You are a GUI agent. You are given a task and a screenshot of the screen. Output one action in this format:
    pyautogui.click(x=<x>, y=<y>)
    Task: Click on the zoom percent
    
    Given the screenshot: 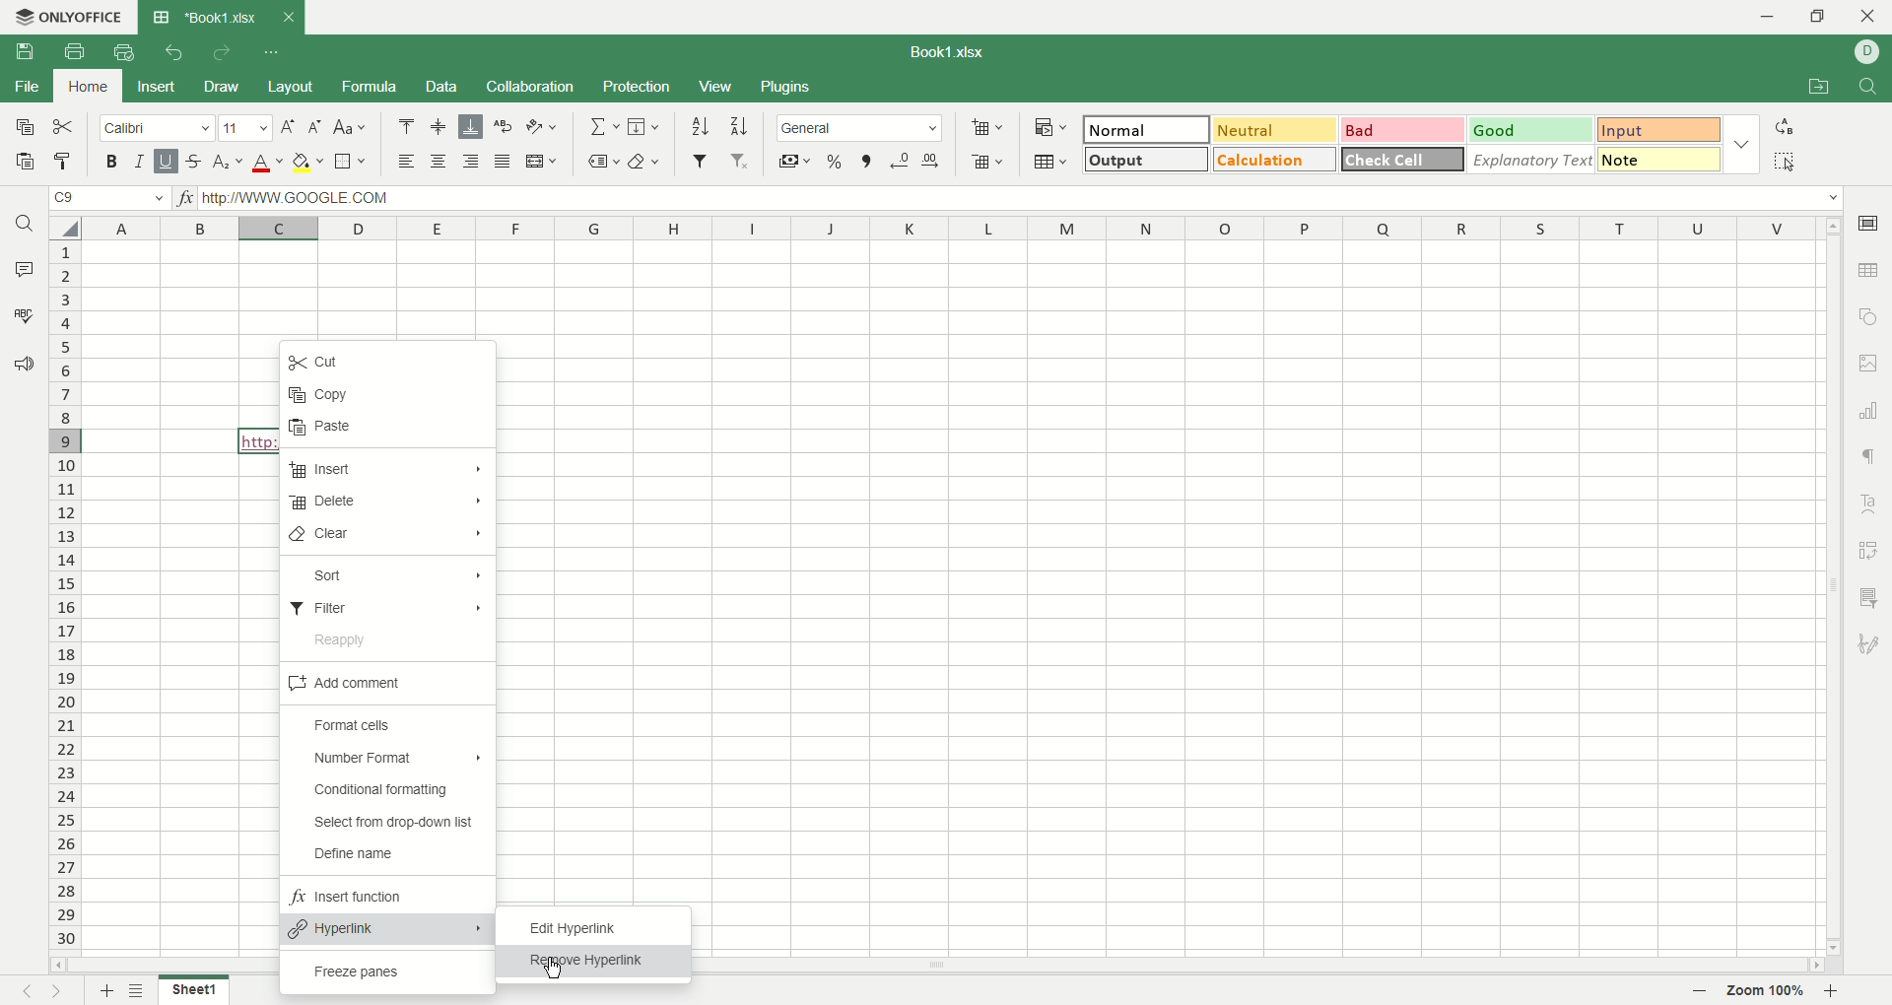 What is the action you would take?
    pyautogui.click(x=1769, y=990)
    